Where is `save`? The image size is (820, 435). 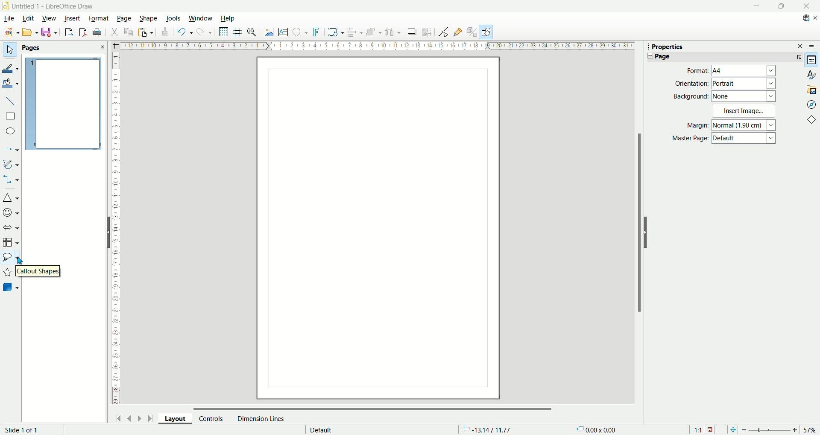
save is located at coordinates (50, 32).